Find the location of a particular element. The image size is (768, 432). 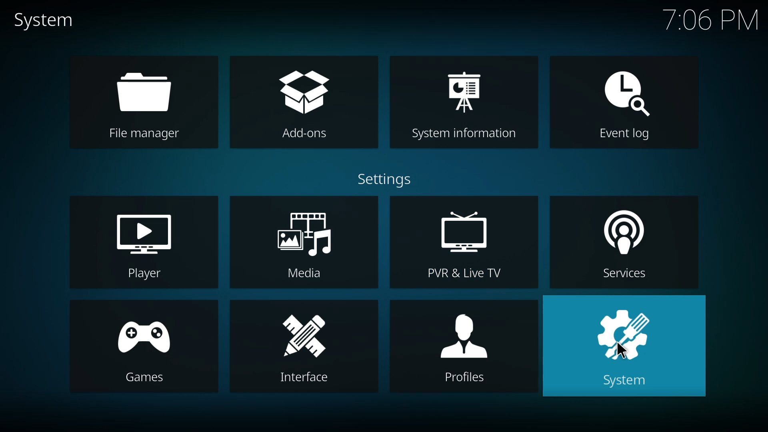

services is located at coordinates (618, 243).